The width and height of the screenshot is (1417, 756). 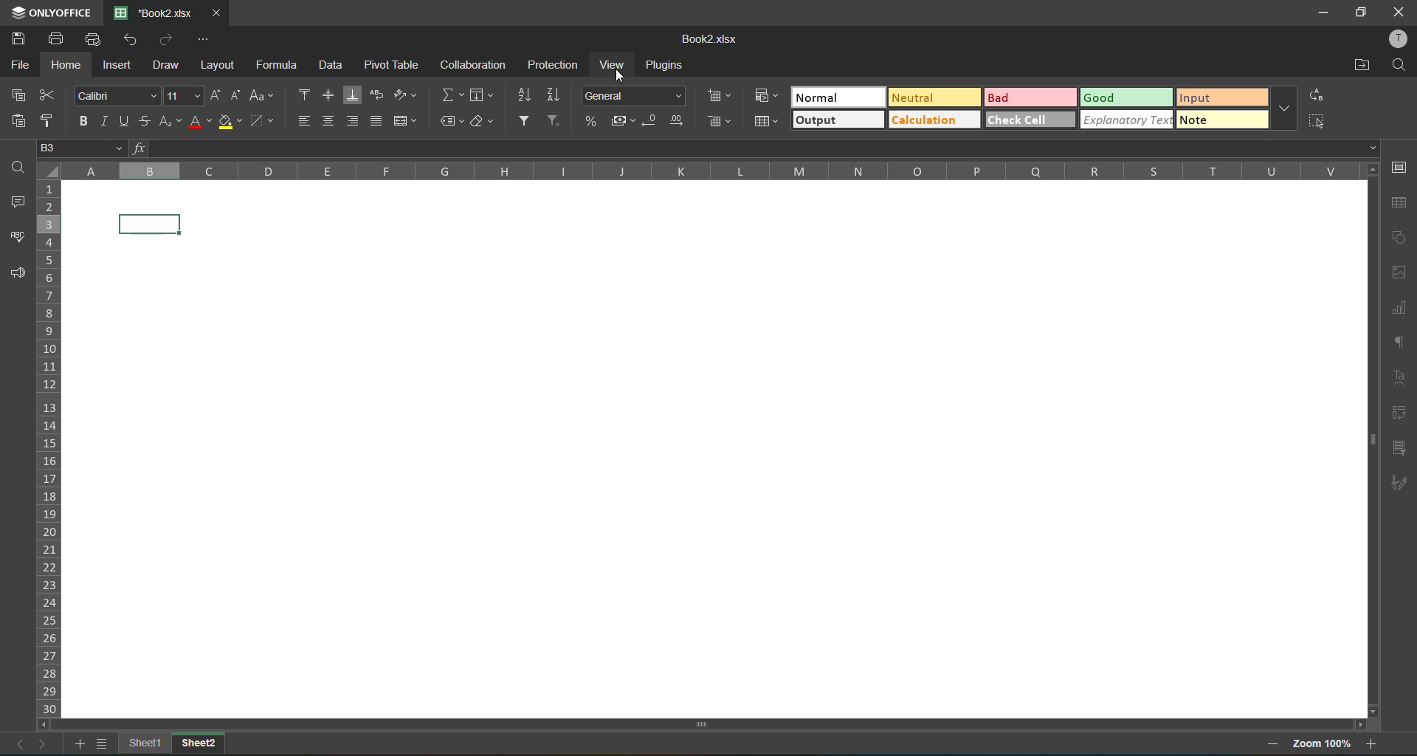 What do you see at coordinates (752, 148) in the screenshot?
I see `formula bar` at bounding box center [752, 148].